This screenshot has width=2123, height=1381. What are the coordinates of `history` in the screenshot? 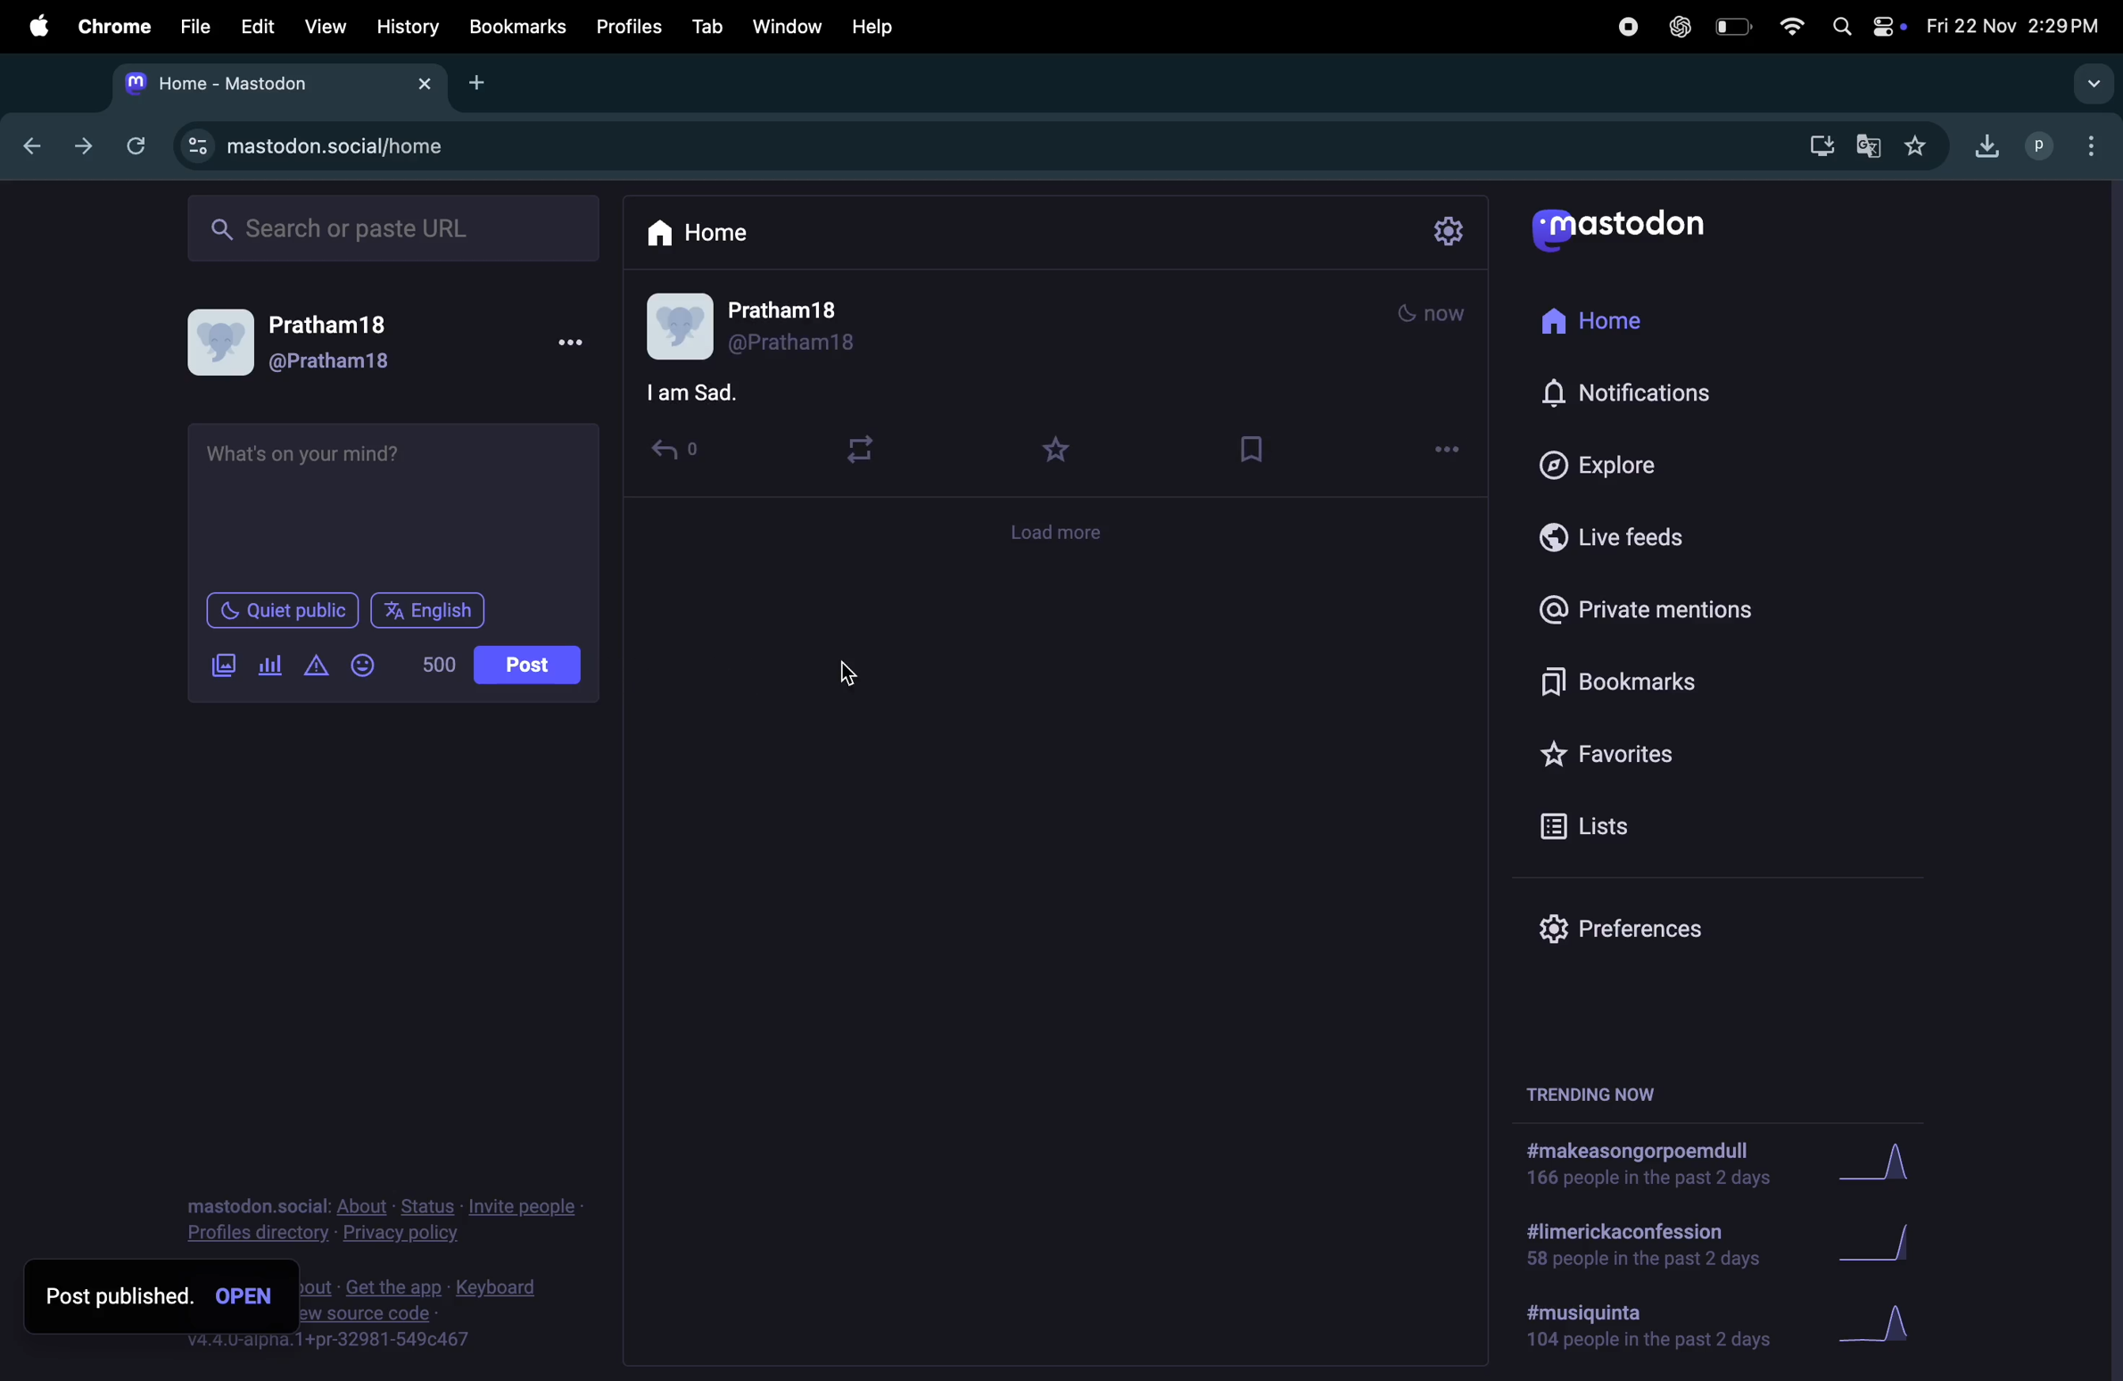 It's located at (408, 25).